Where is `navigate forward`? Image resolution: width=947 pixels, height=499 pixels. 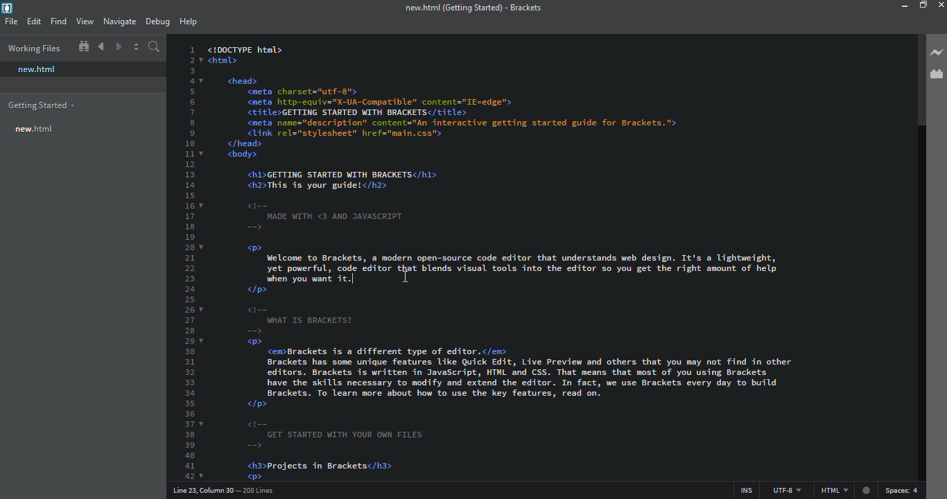 navigate forward is located at coordinates (120, 46).